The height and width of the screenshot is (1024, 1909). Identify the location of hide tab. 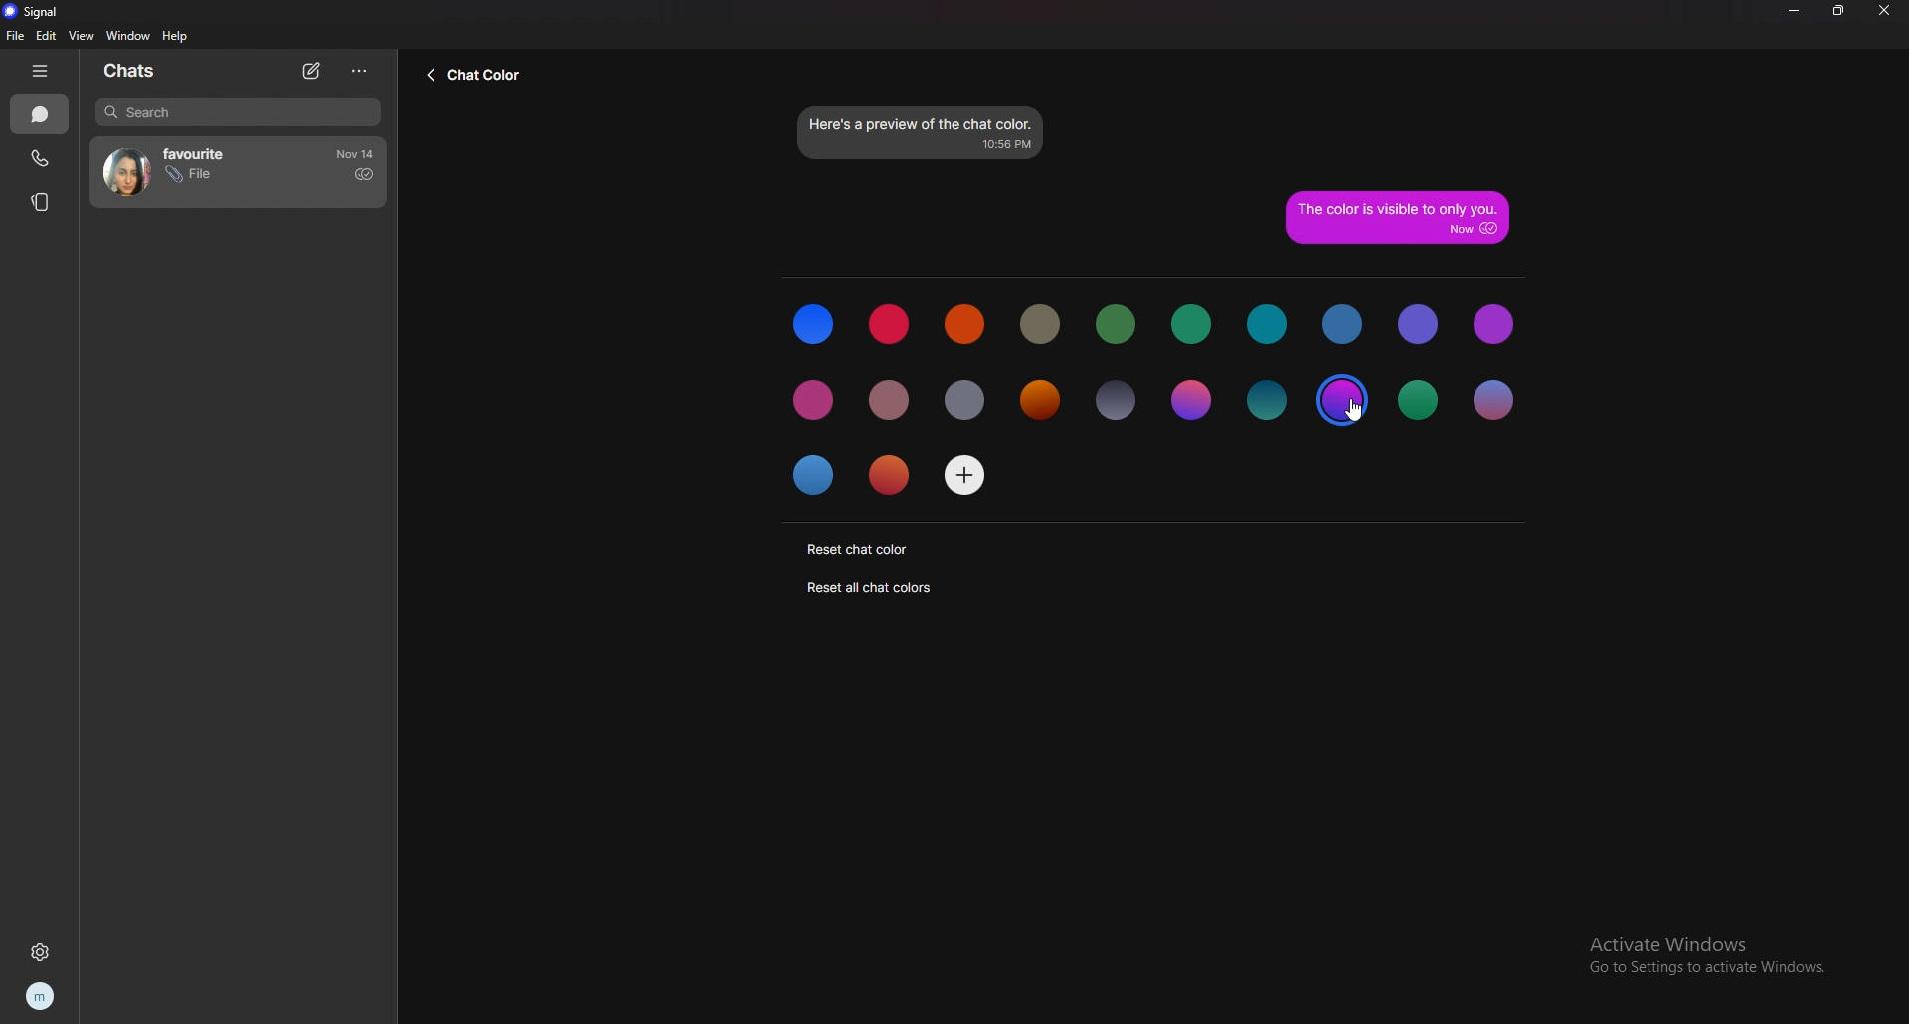
(39, 71).